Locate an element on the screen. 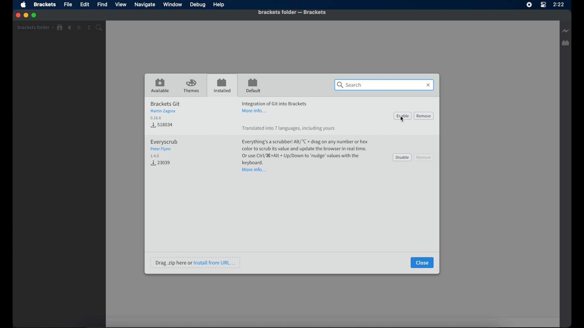 The width and height of the screenshot is (584, 328). close is located at coordinates (17, 15).